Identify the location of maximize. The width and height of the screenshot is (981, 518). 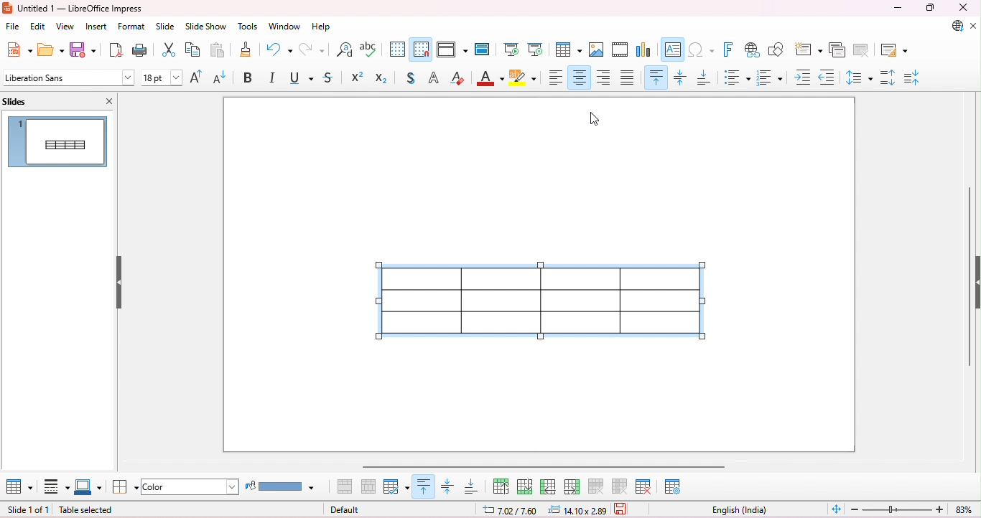
(929, 8).